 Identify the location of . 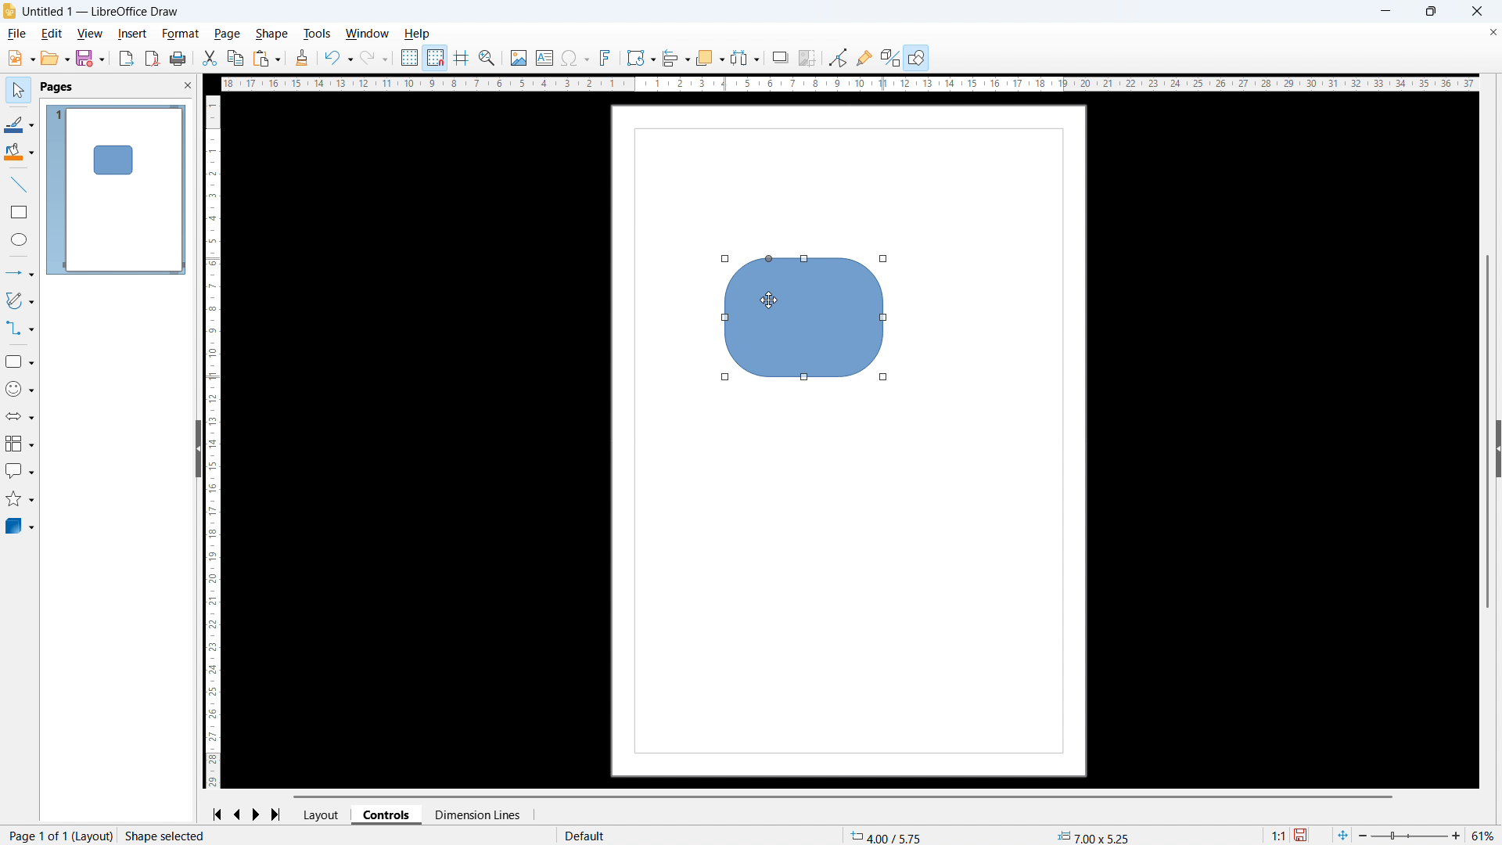
(781, 56).